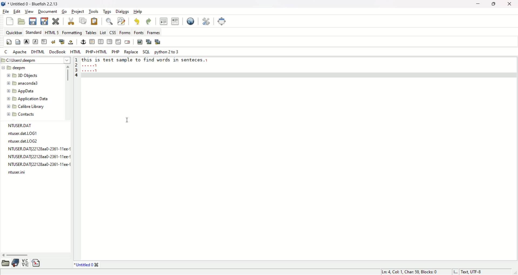 The image size is (518, 275). Describe the element at coordinates (68, 92) in the screenshot. I see `scroll bar` at that location.